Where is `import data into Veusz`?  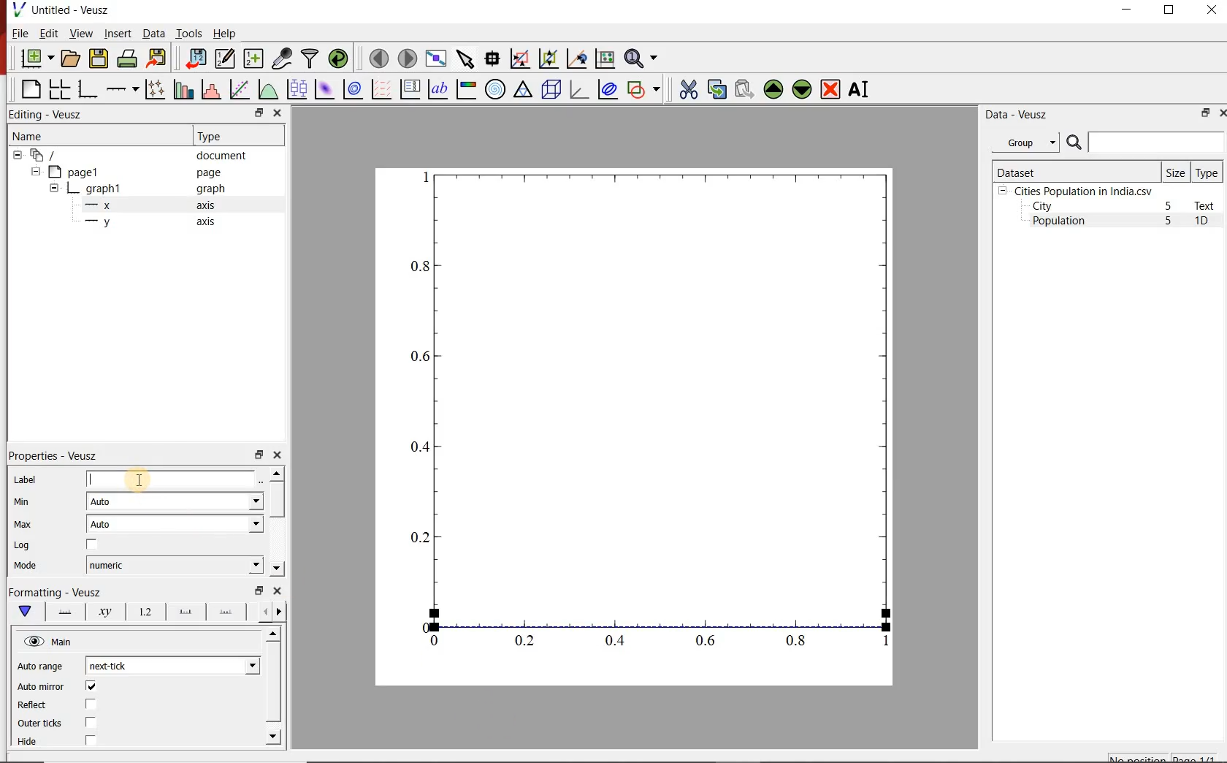
import data into Veusz is located at coordinates (195, 58).